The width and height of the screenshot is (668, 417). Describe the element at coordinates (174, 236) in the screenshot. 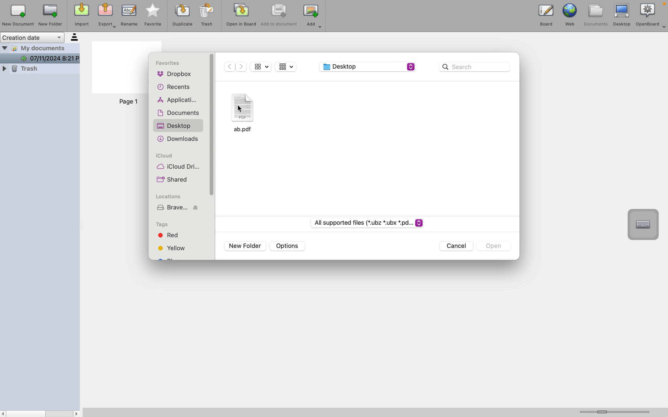

I see `red` at that location.